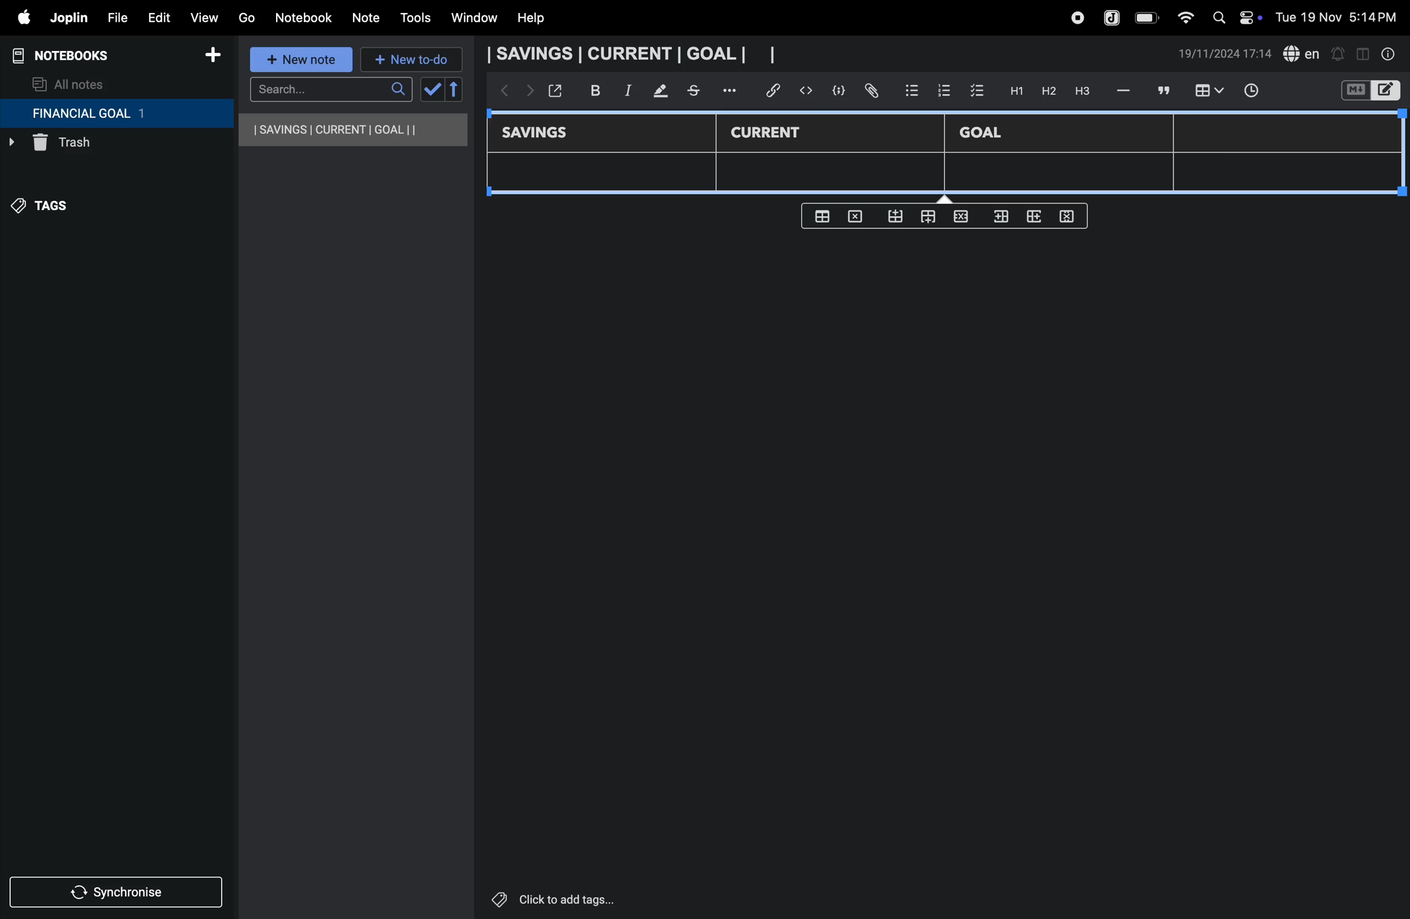  Describe the element at coordinates (1015, 91) in the screenshot. I see `H1` at that location.